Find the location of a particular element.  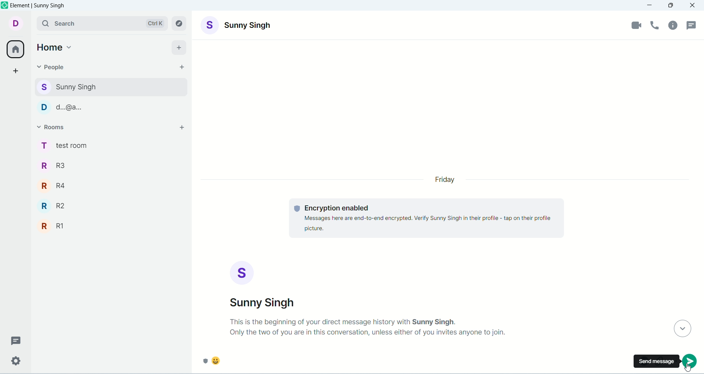

start chat is located at coordinates (180, 67).